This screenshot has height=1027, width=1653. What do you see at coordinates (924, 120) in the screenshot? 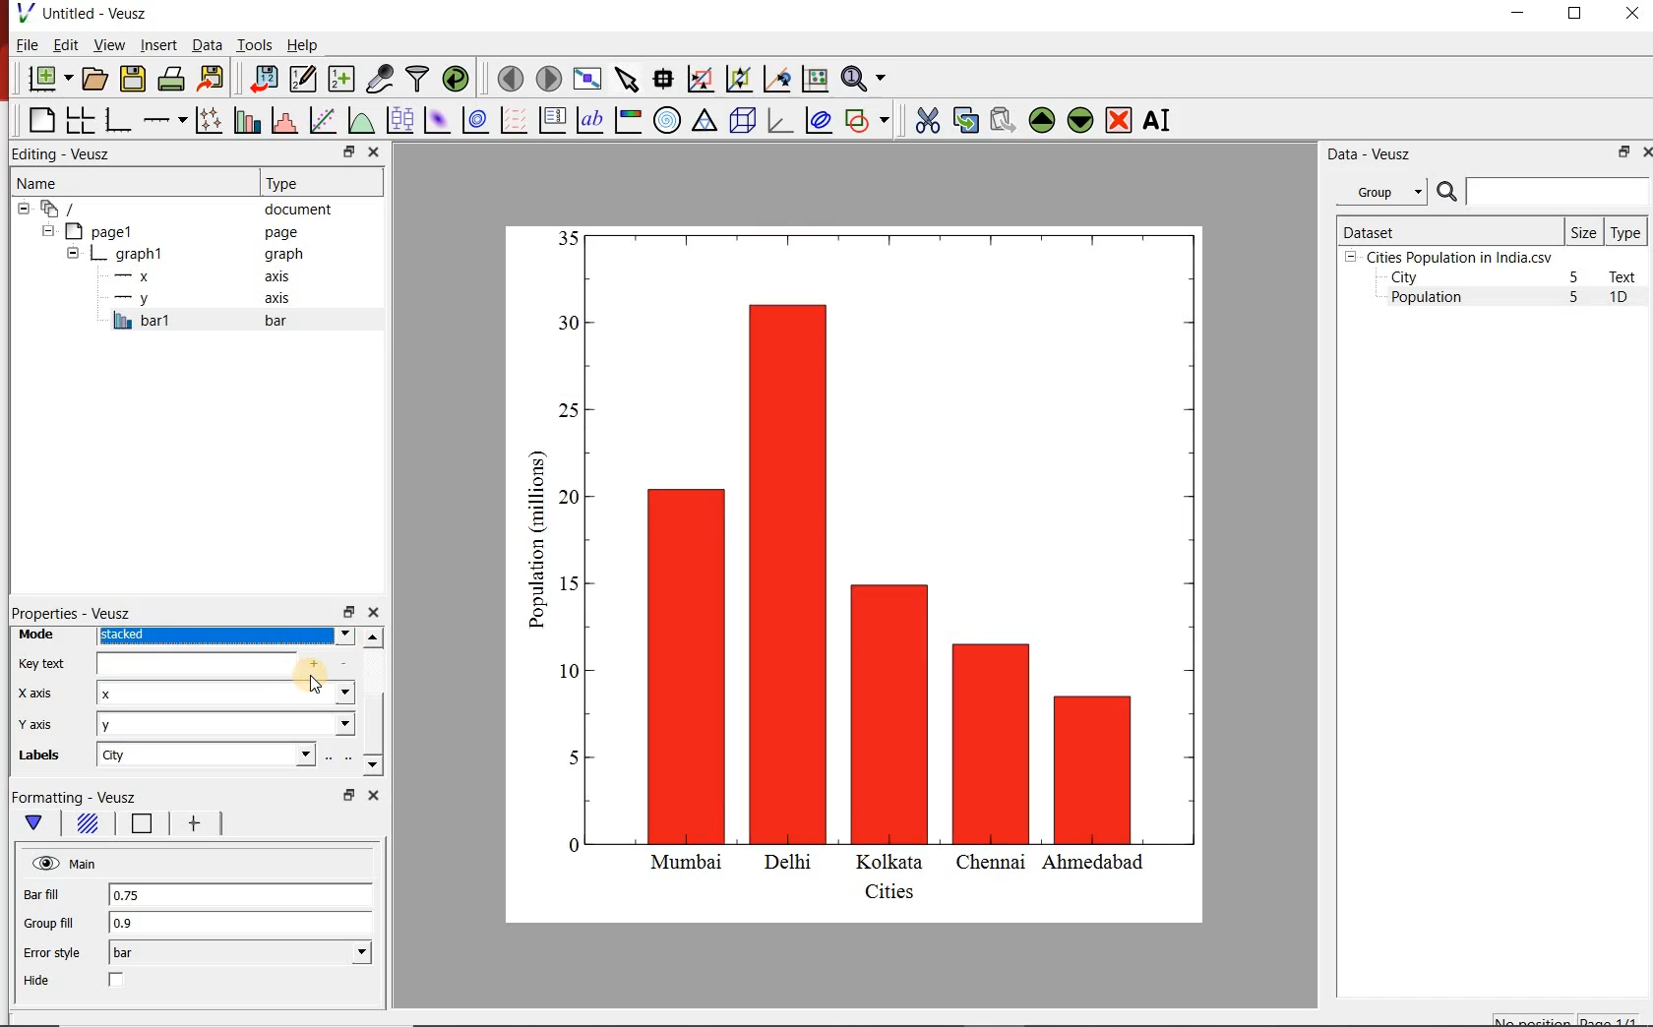
I see `cut the selected widget` at bounding box center [924, 120].